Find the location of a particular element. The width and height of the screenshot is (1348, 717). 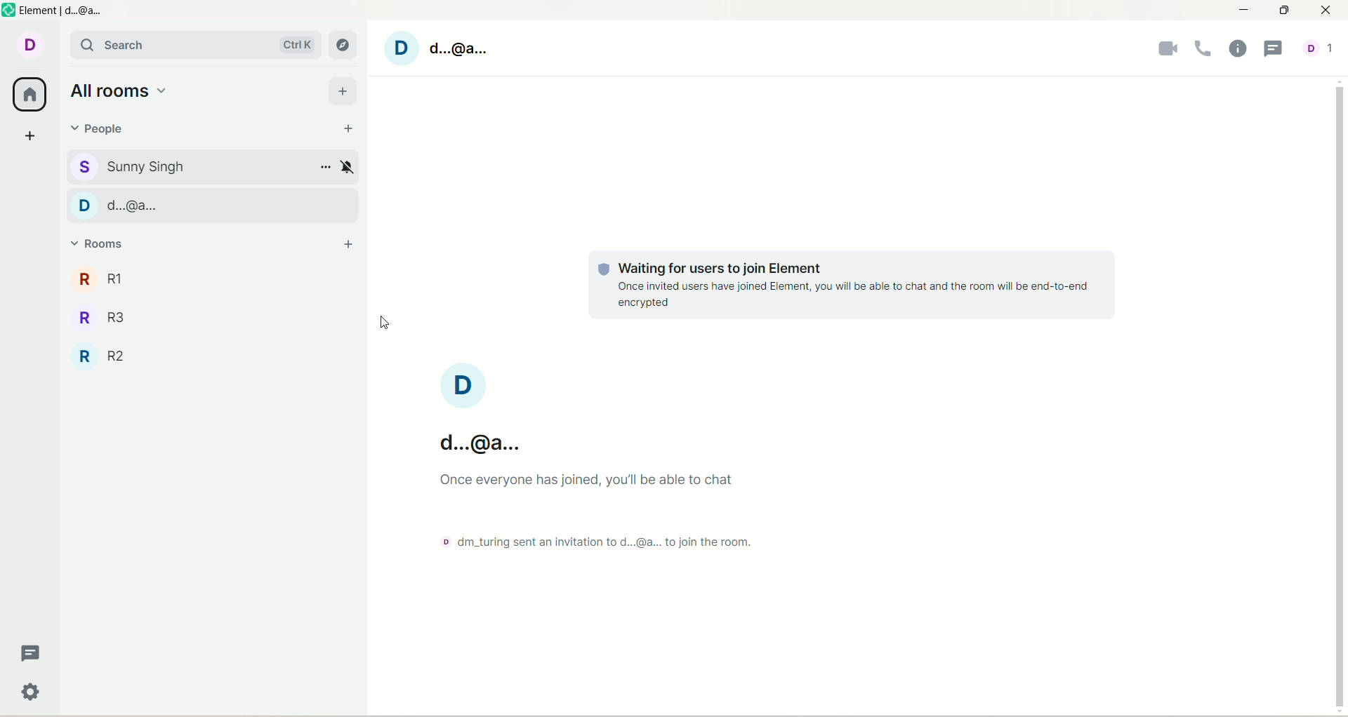

account is located at coordinates (442, 48).